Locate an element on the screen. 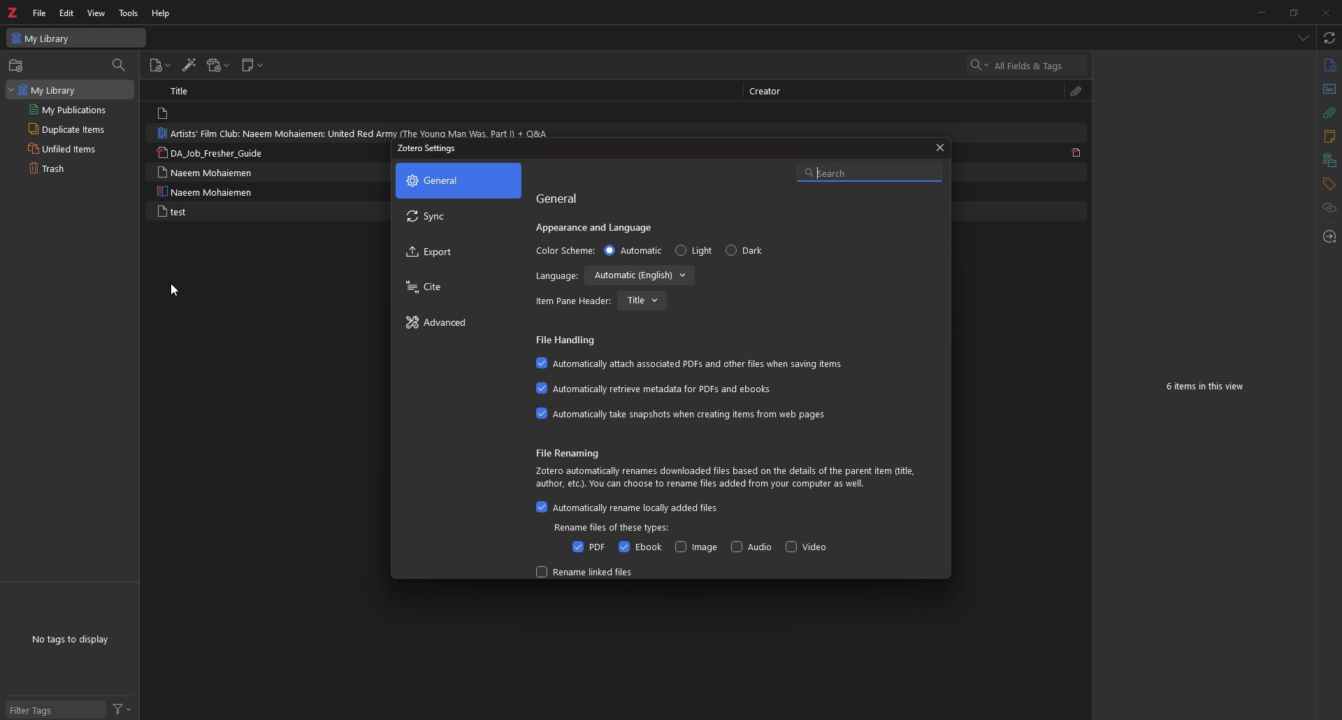 The width and height of the screenshot is (1342, 720). automatically retrieve metadata is located at coordinates (660, 389).